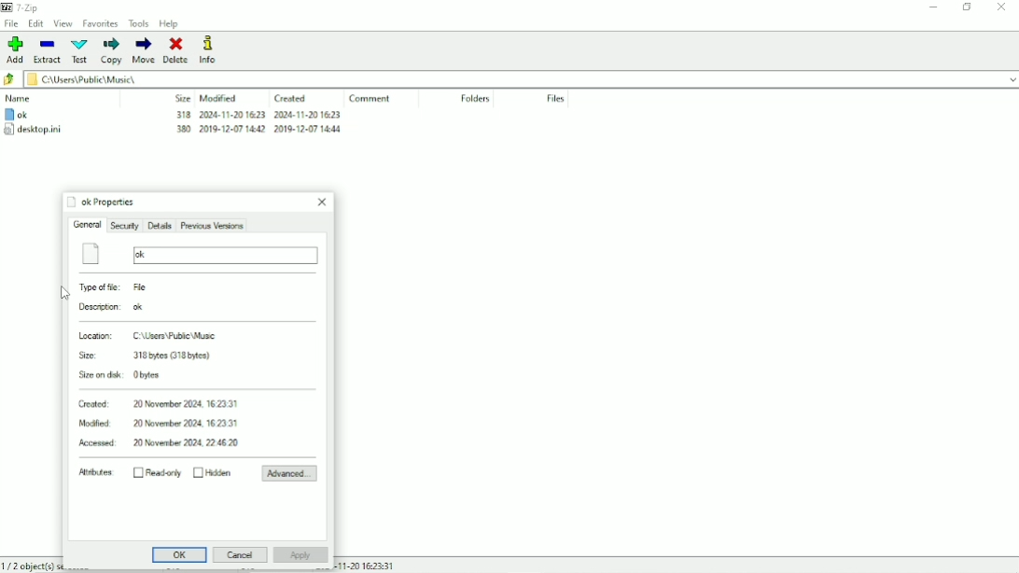  I want to click on Size, so click(183, 99).